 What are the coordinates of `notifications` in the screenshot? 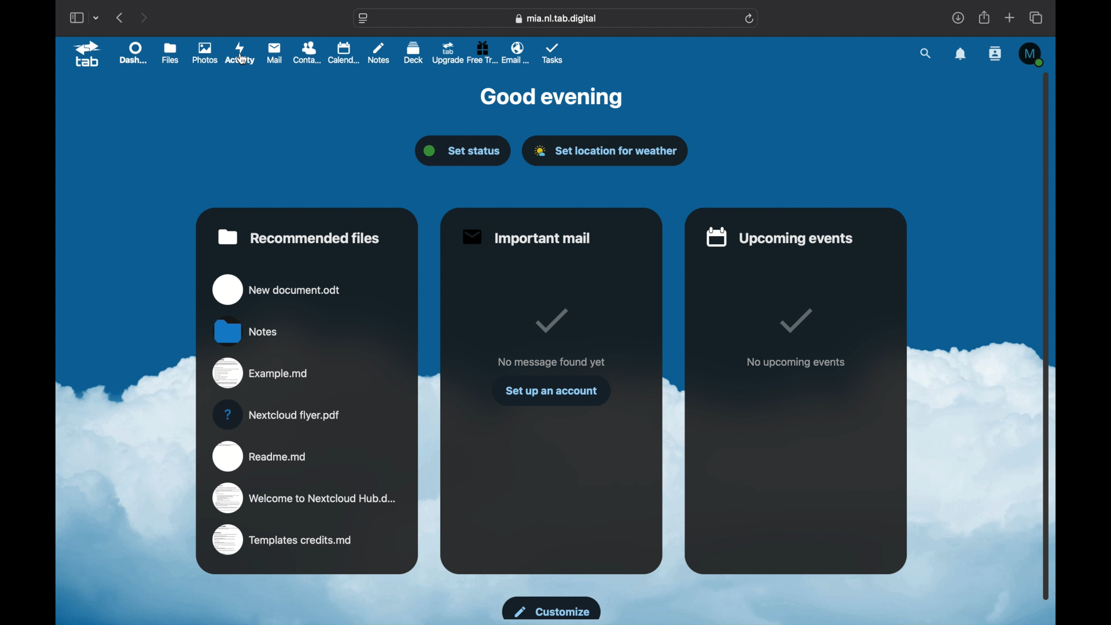 It's located at (961, 53).